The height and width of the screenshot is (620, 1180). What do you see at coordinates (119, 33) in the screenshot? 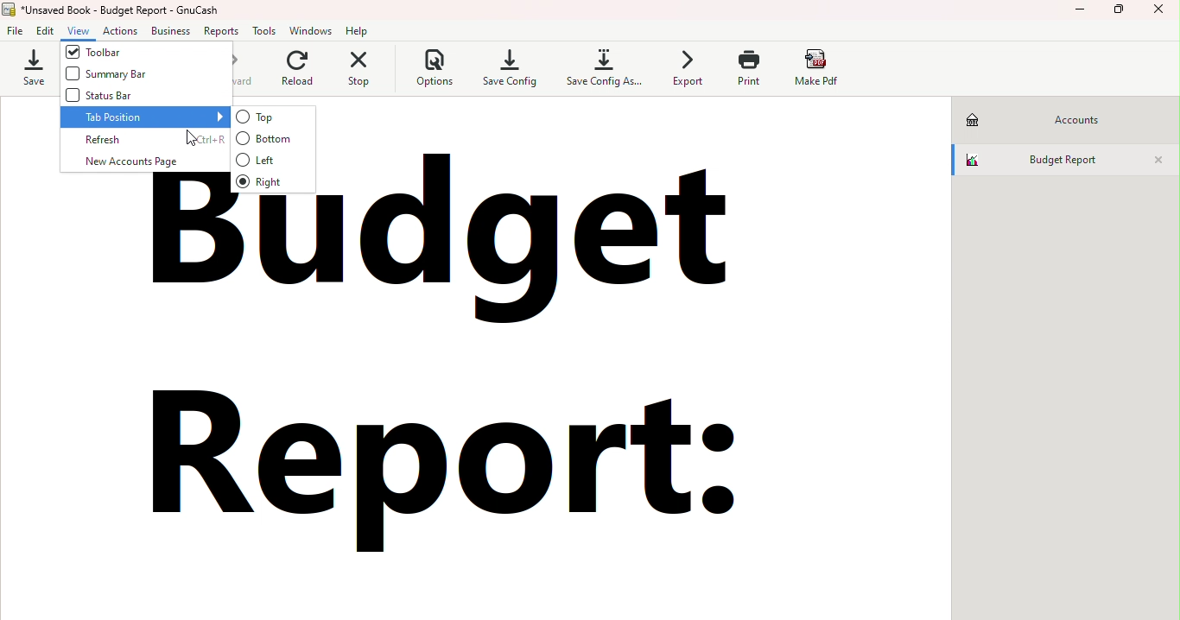
I see `Actions` at bounding box center [119, 33].